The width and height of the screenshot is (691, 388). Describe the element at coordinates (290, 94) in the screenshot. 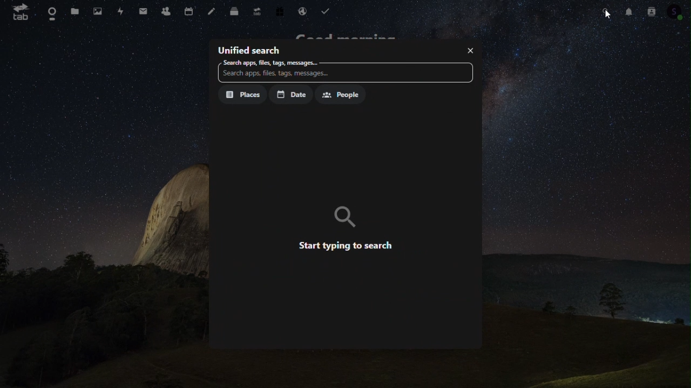

I see `Date` at that location.